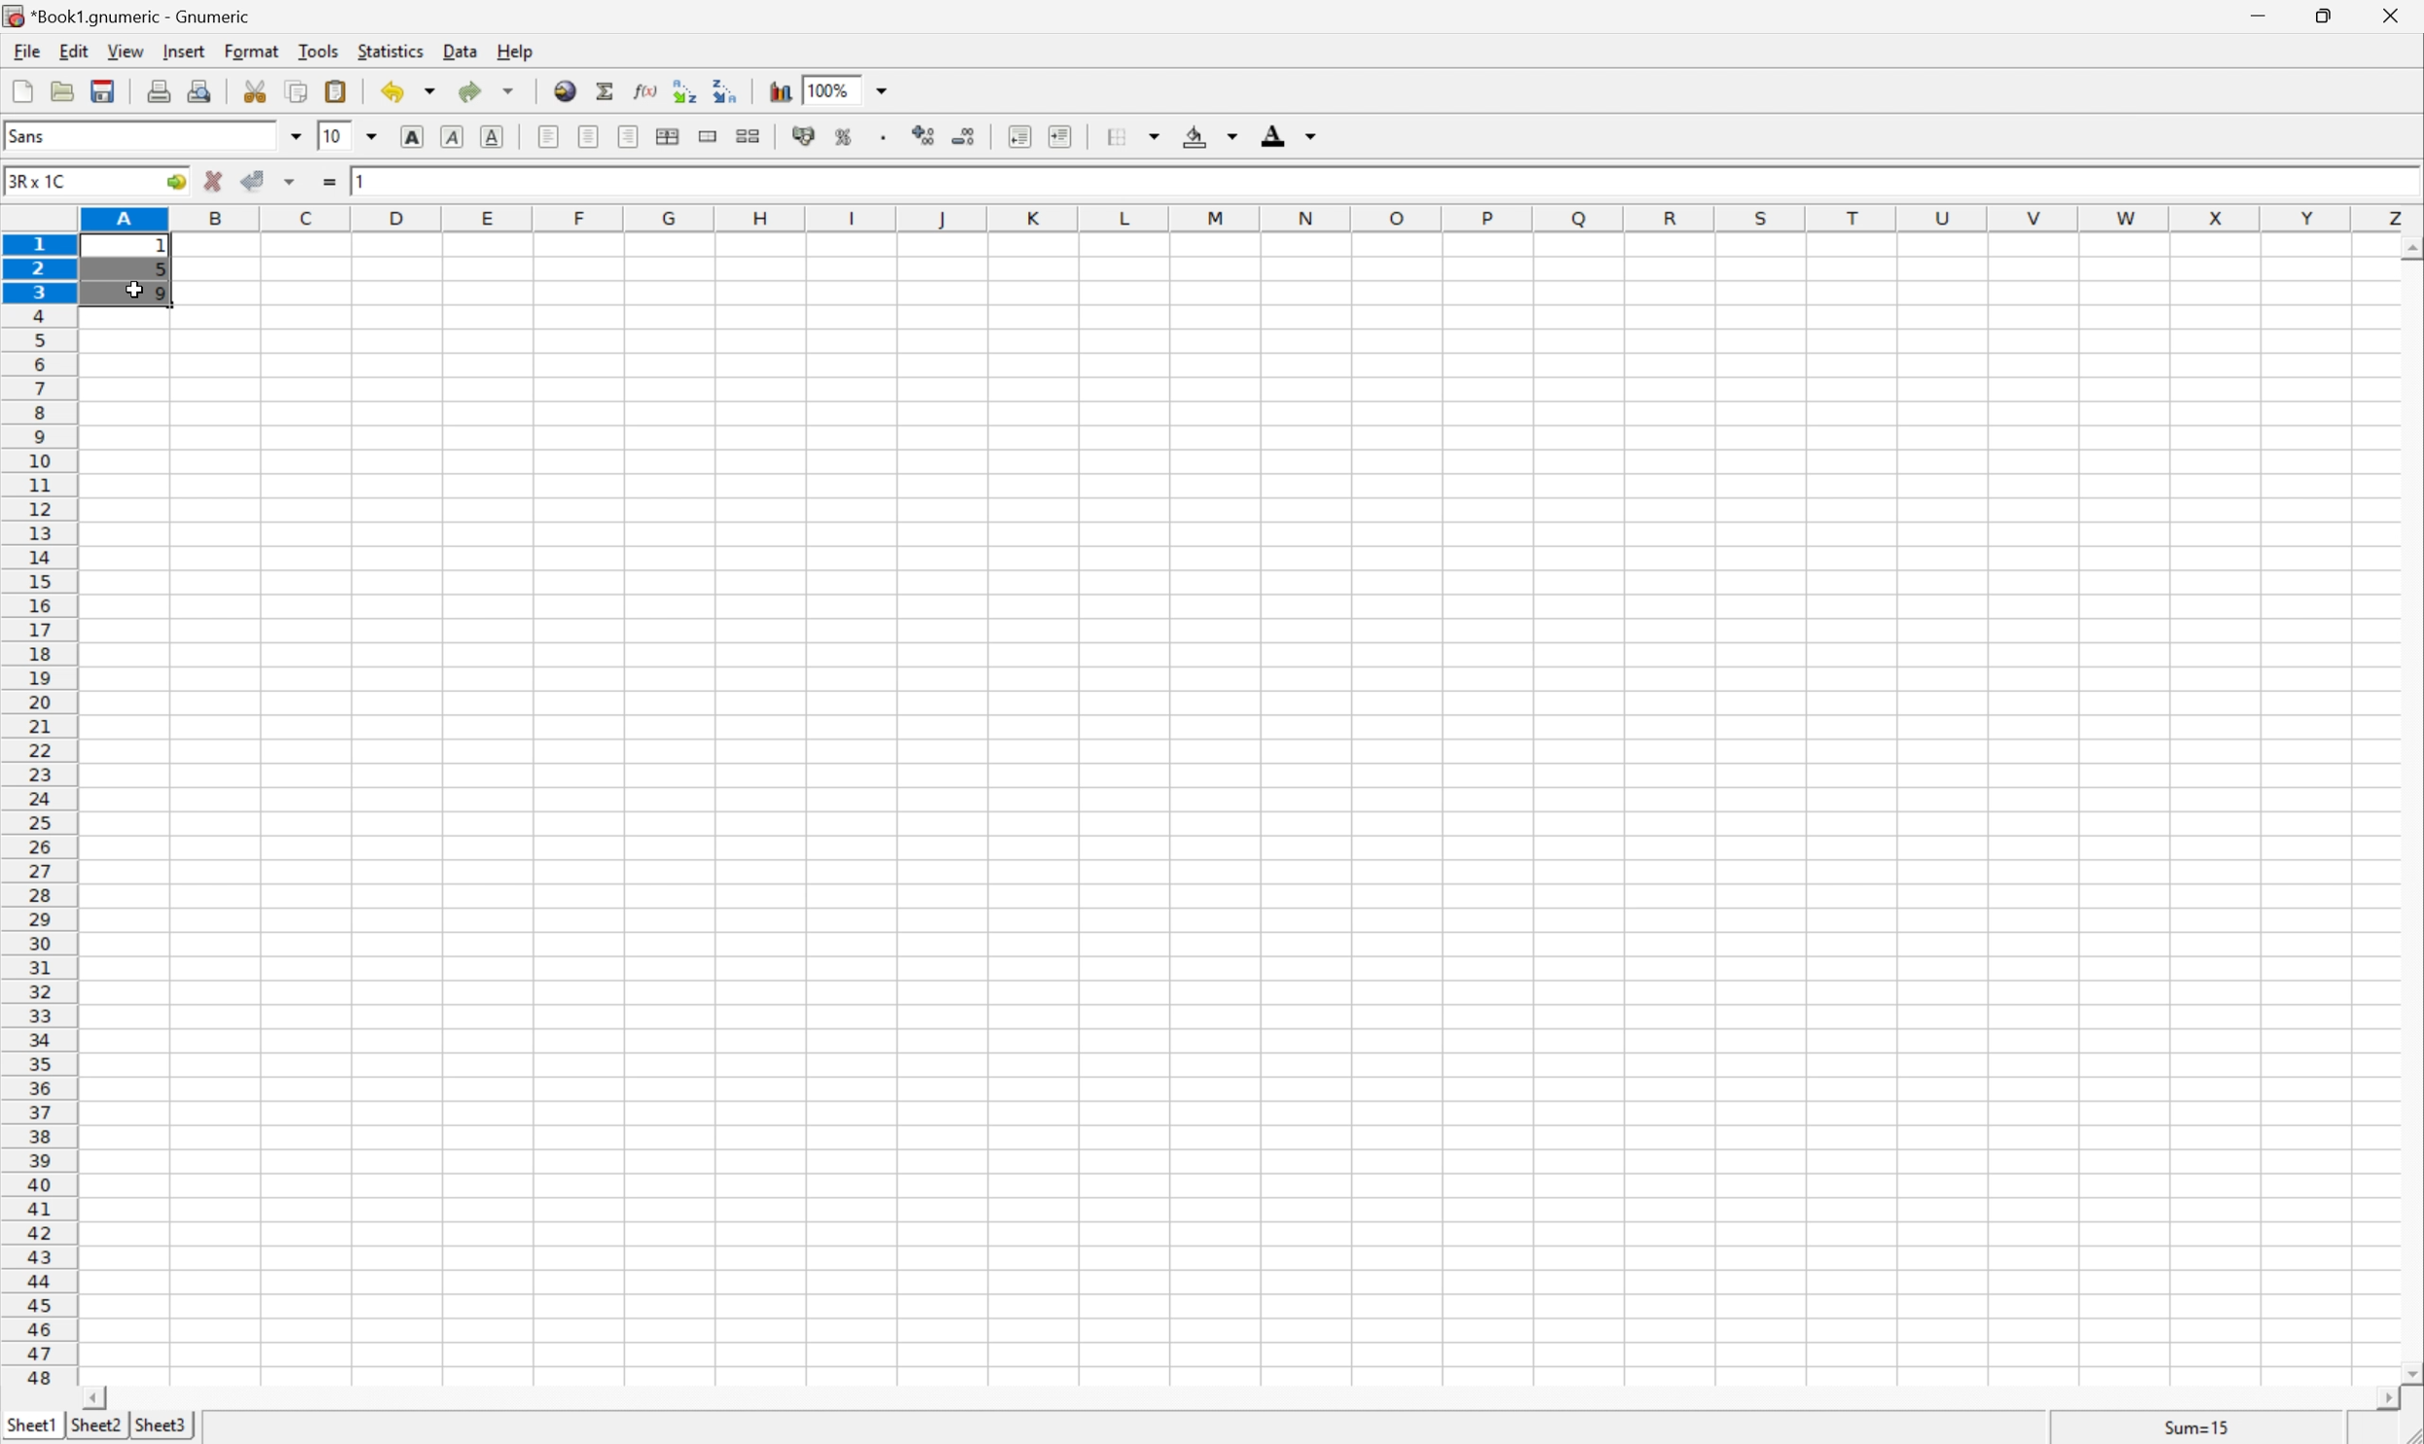  Describe the element at coordinates (590, 135) in the screenshot. I see `align center` at that location.